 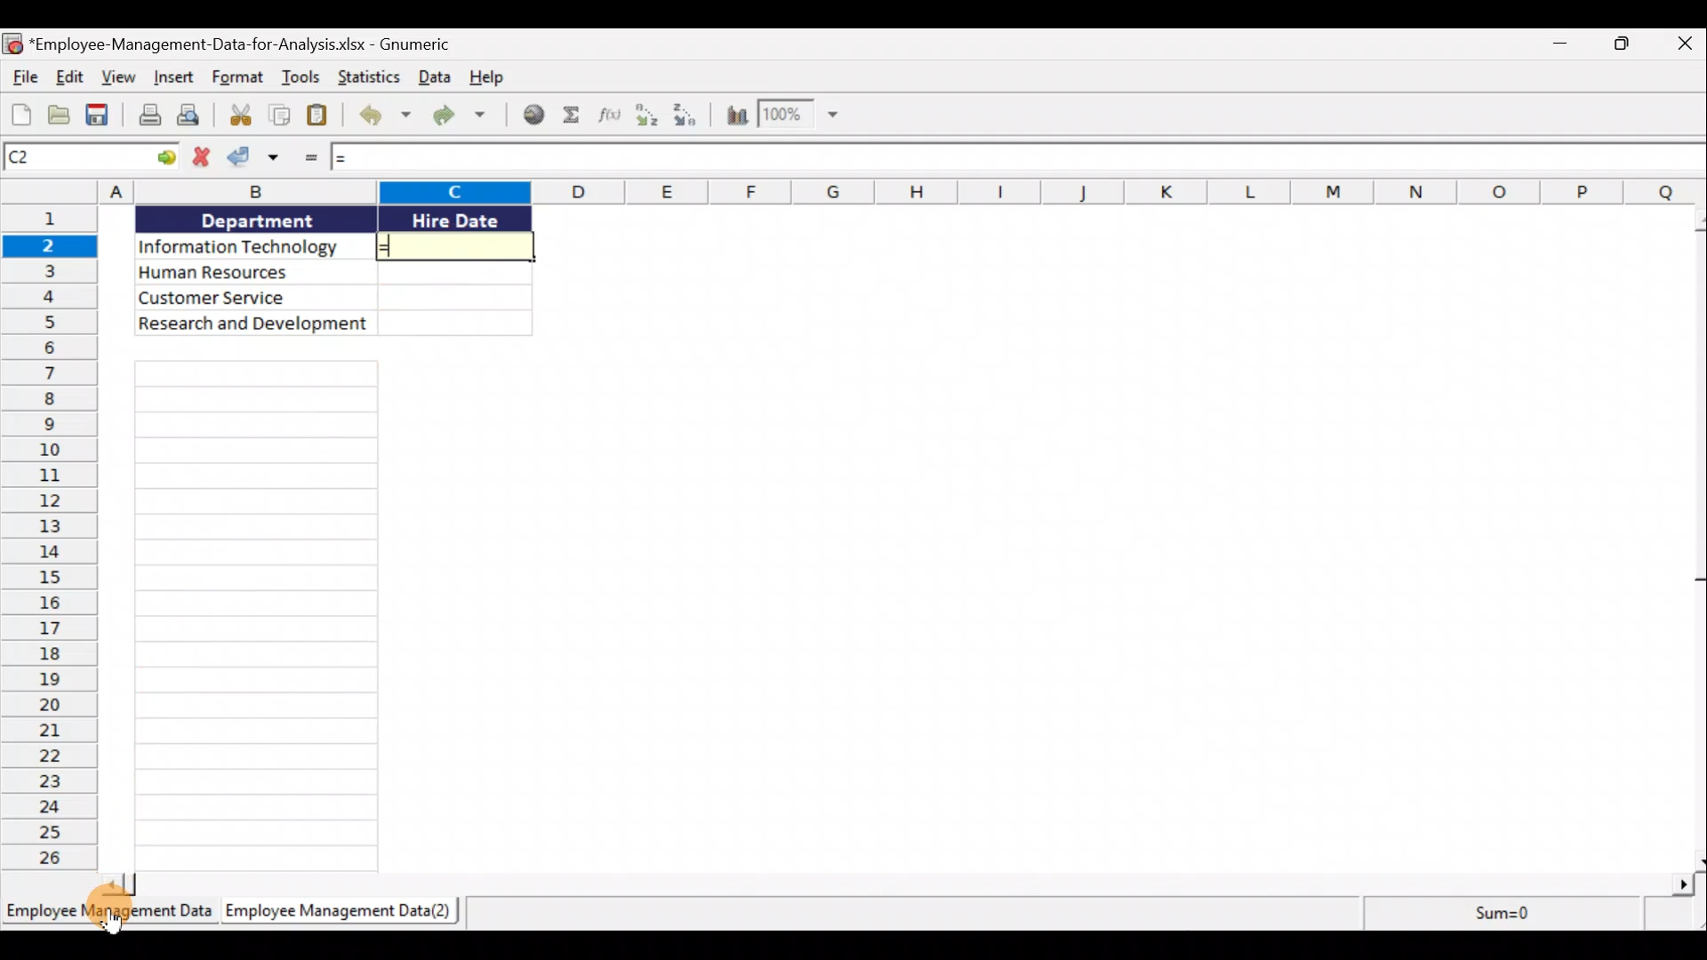 I want to click on Copy selection, so click(x=279, y=118).